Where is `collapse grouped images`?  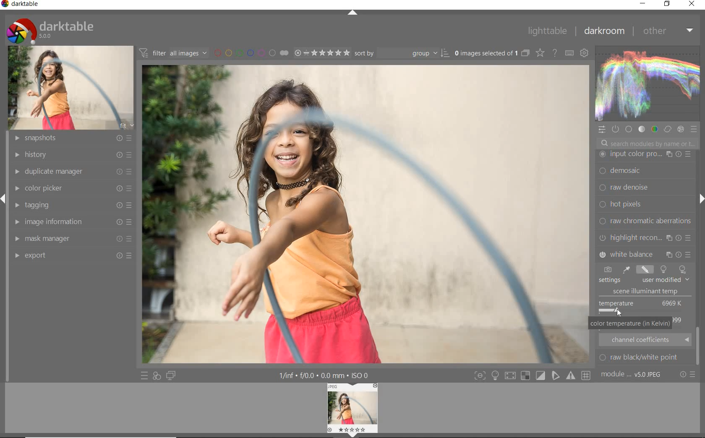 collapse grouped images is located at coordinates (525, 54).